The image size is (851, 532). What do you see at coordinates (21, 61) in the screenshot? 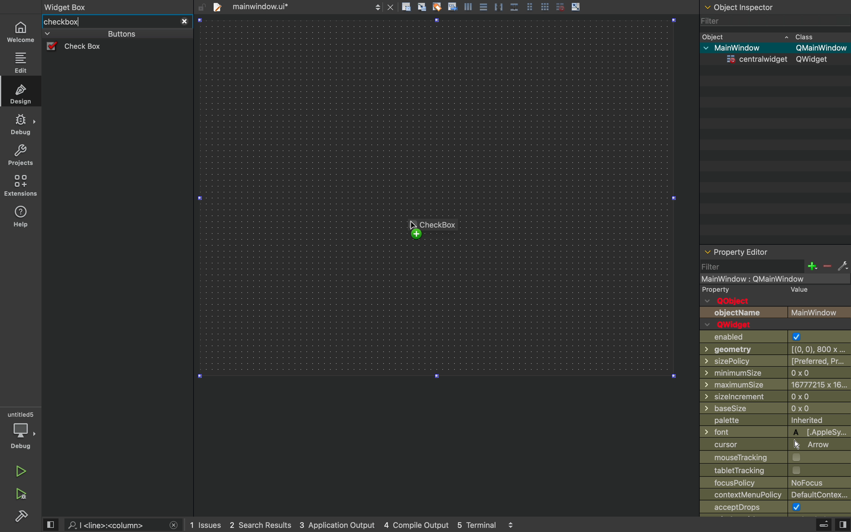
I see `edit` at bounding box center [21, 61].